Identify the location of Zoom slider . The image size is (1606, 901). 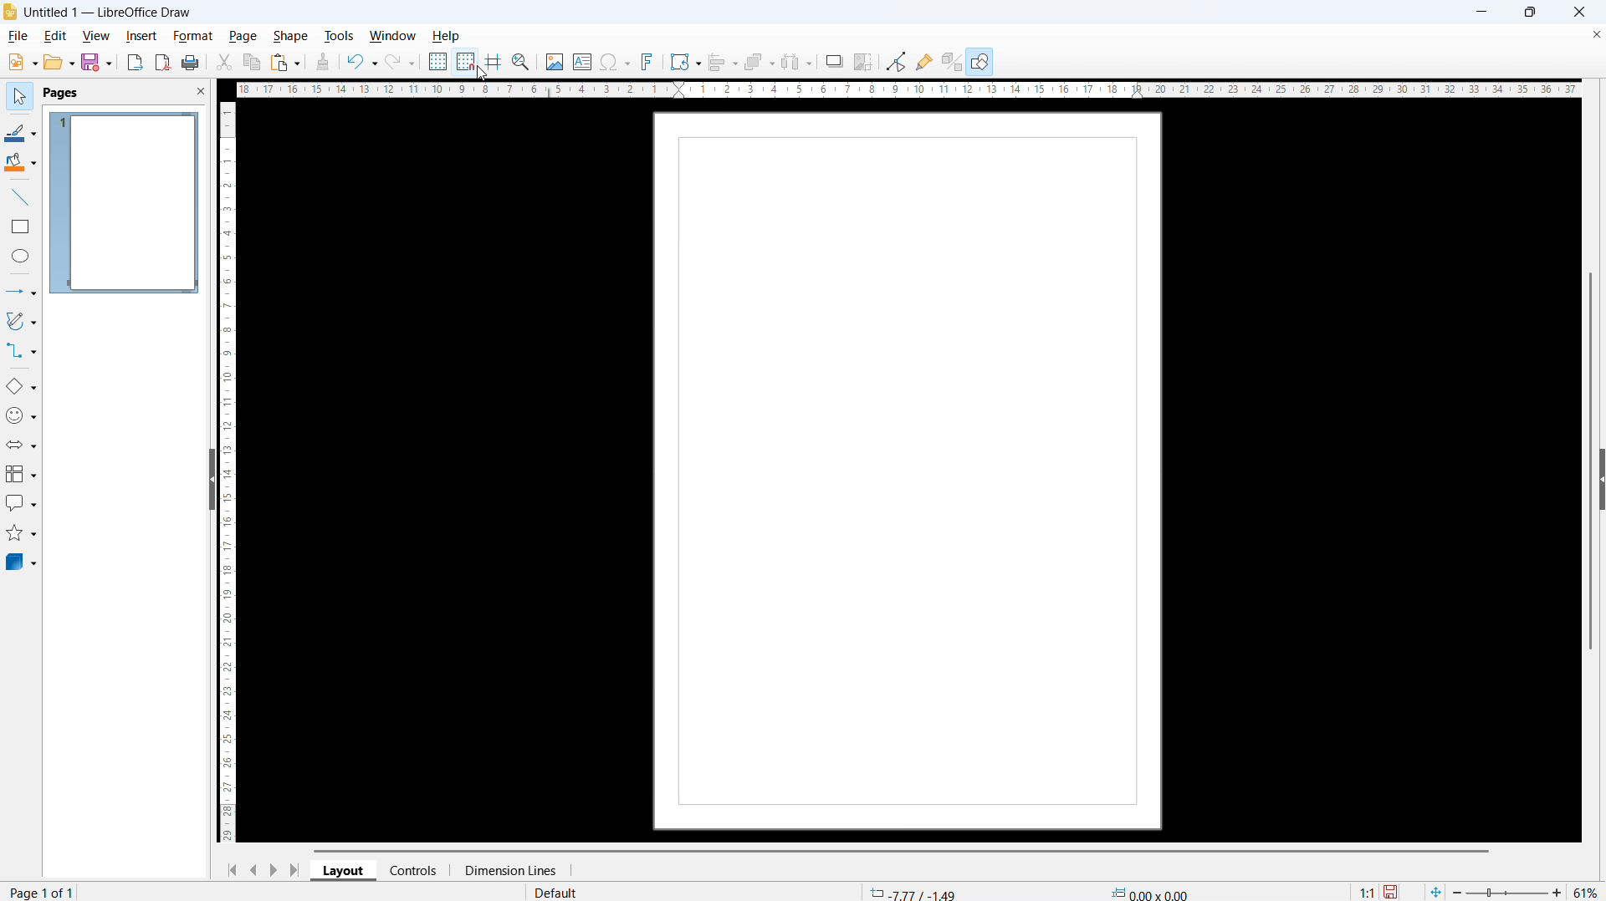
(1505, 891).